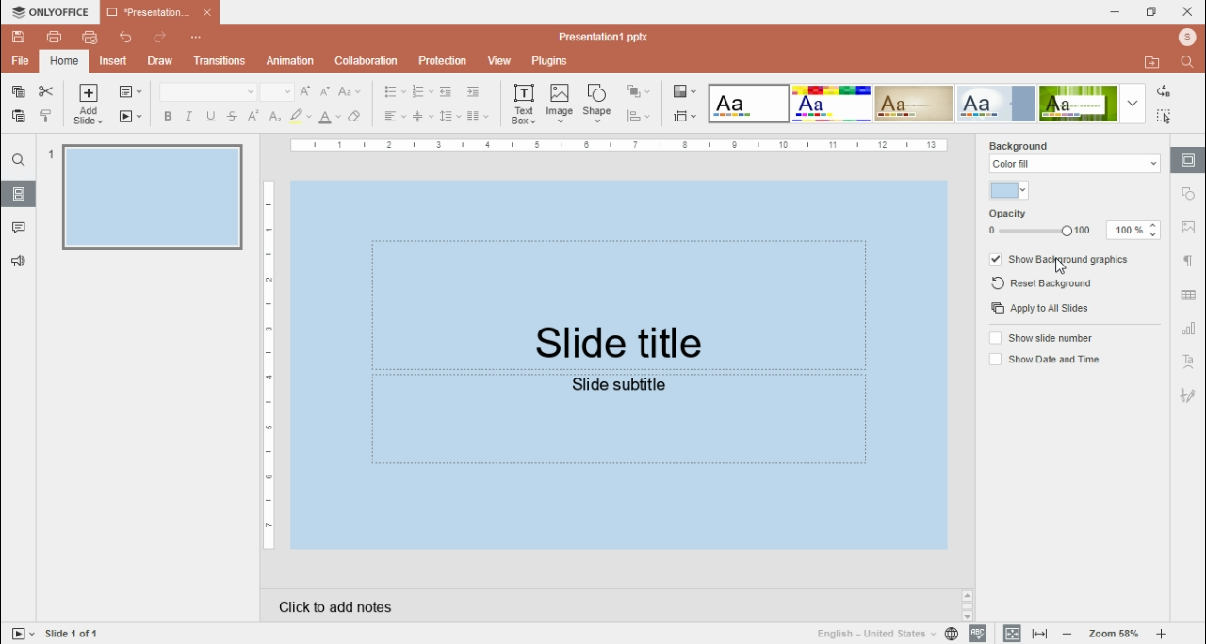 The width and height of the screenshot is (1206, 644). I want to click on home, so click(62, 62).